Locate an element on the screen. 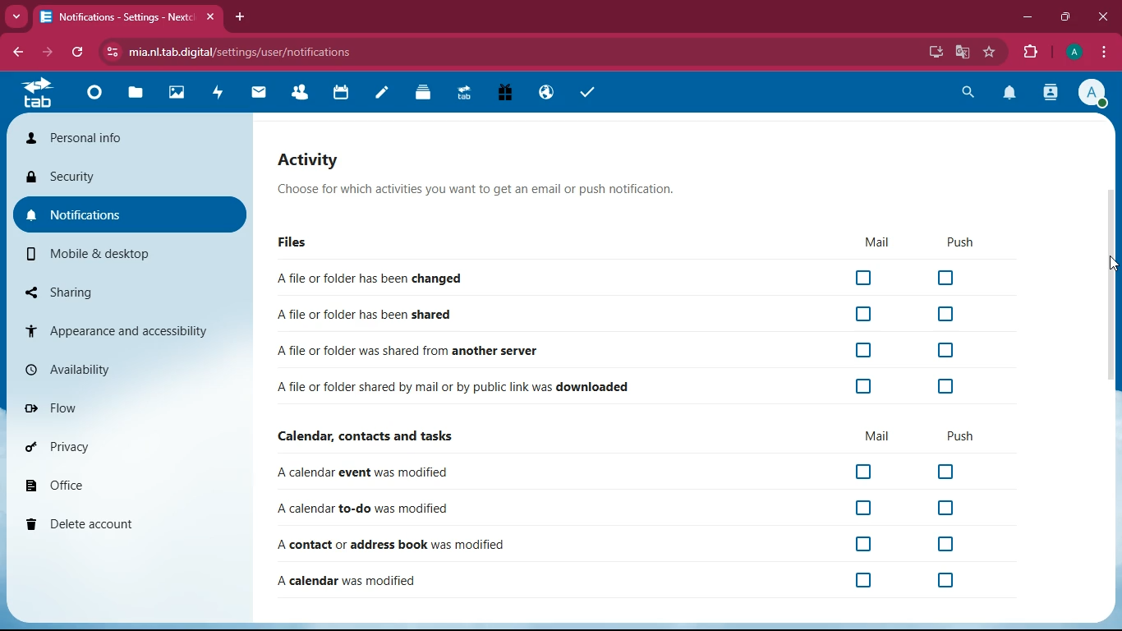 This screenshot has height=631, width=1122. mobile is located at coordinates (129, 256).